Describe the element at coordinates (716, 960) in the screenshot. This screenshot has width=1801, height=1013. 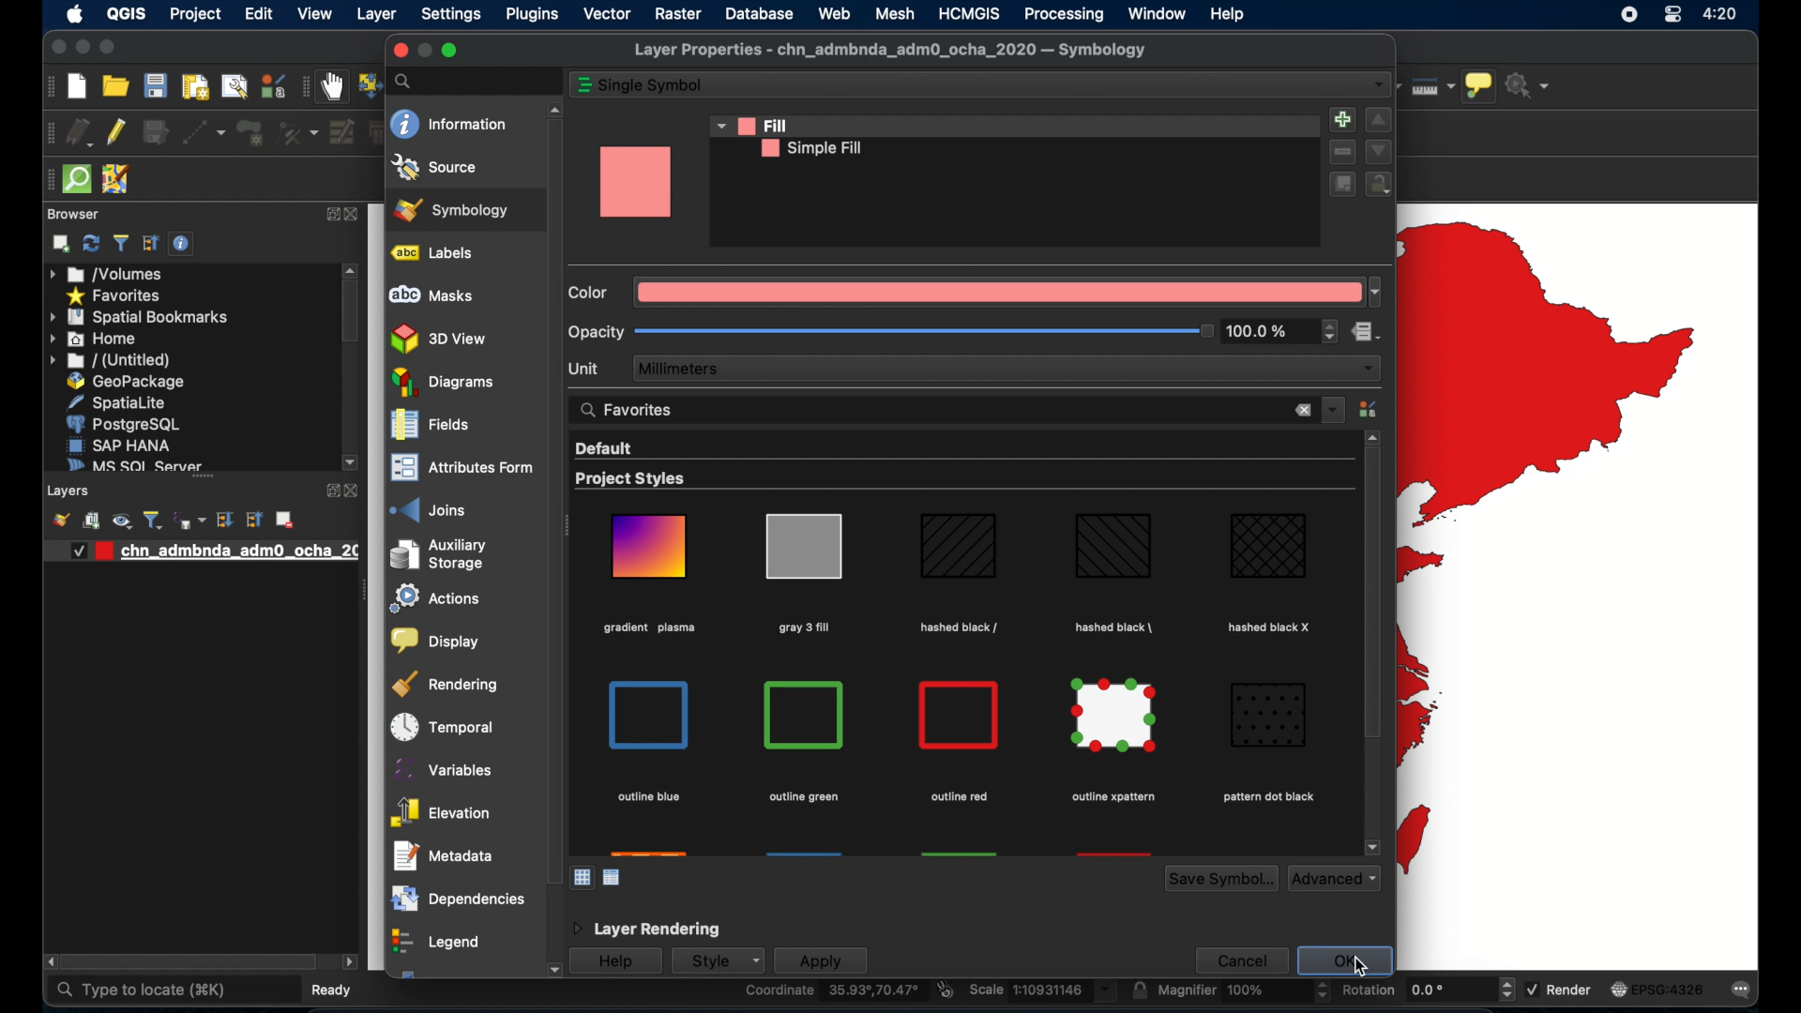
I see `style` at that location.